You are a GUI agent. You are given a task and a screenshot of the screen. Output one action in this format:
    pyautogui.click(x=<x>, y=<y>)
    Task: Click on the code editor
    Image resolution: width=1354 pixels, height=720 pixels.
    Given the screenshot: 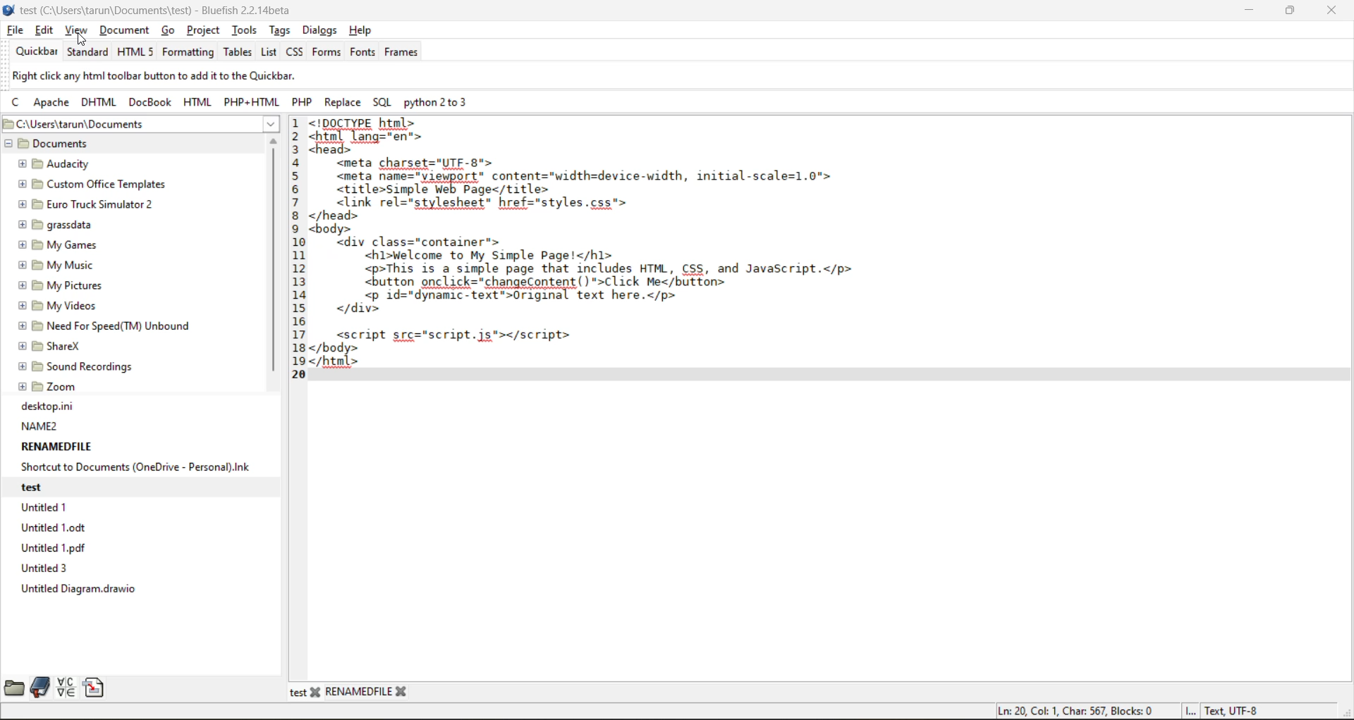 What is the action you would take?
    pyautogui.click(x=654, y=257)
    